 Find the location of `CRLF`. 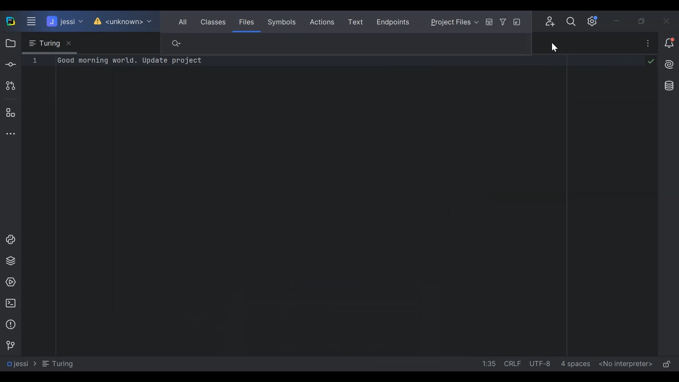

CRLF is located at coordinates (513, 364).